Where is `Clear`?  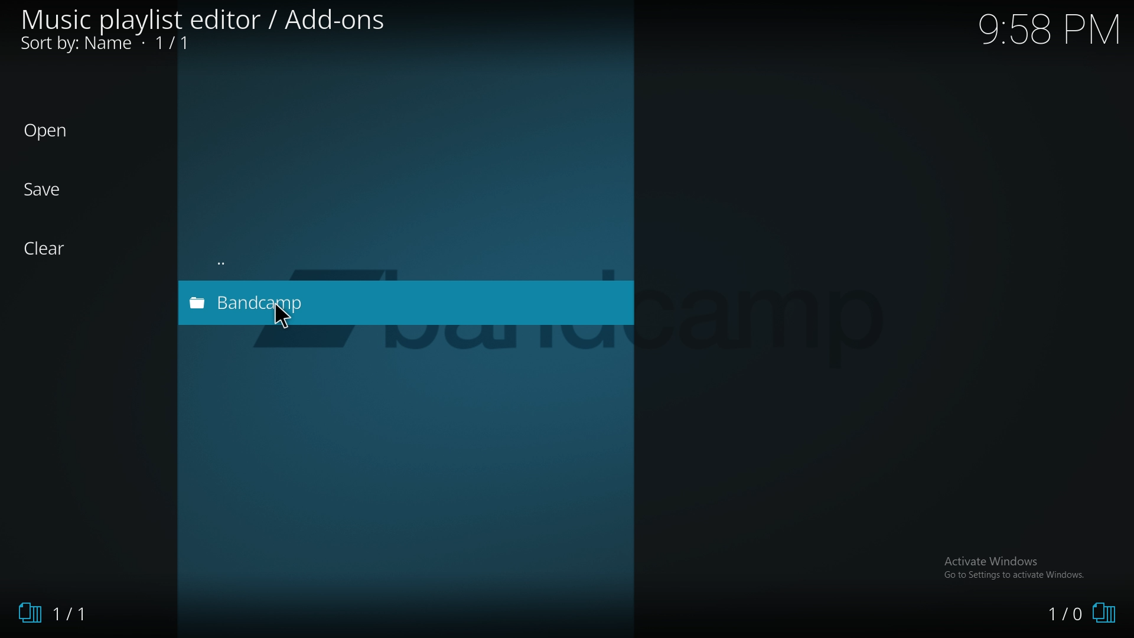 Clear is located at coordinates (43, 249).